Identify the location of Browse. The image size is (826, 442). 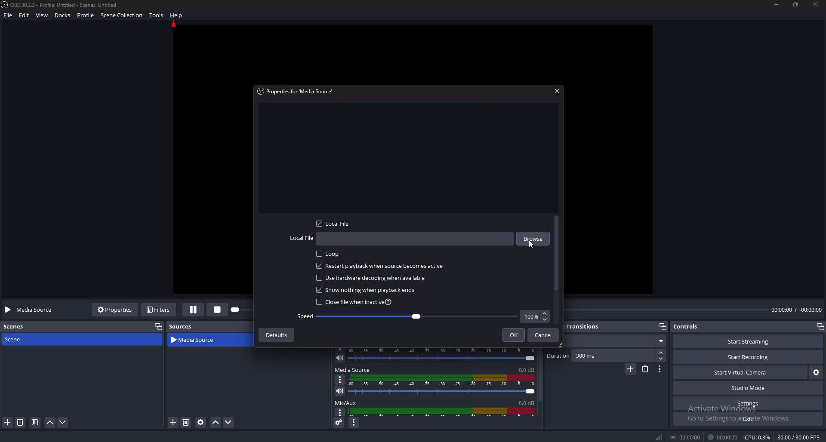
(533, 237).